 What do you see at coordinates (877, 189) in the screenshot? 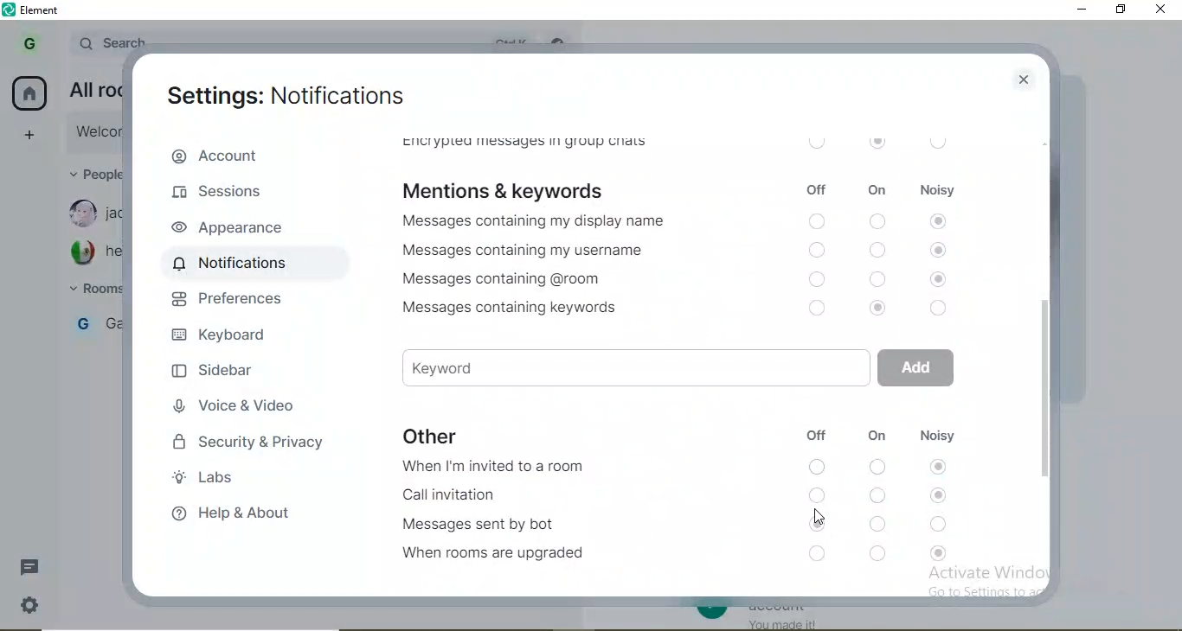
I see `on` at bounding box center [877, 189].